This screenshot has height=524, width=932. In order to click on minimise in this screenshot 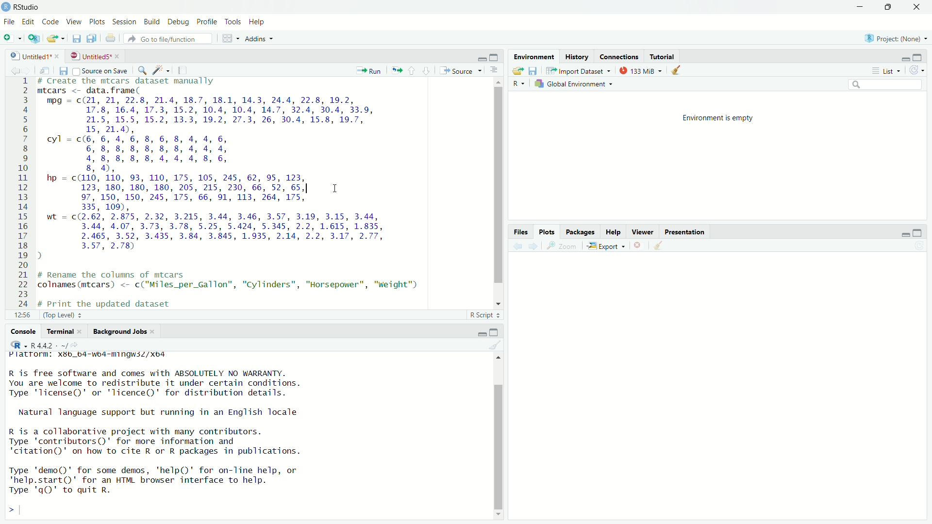, I will do `click(899, 234)`.